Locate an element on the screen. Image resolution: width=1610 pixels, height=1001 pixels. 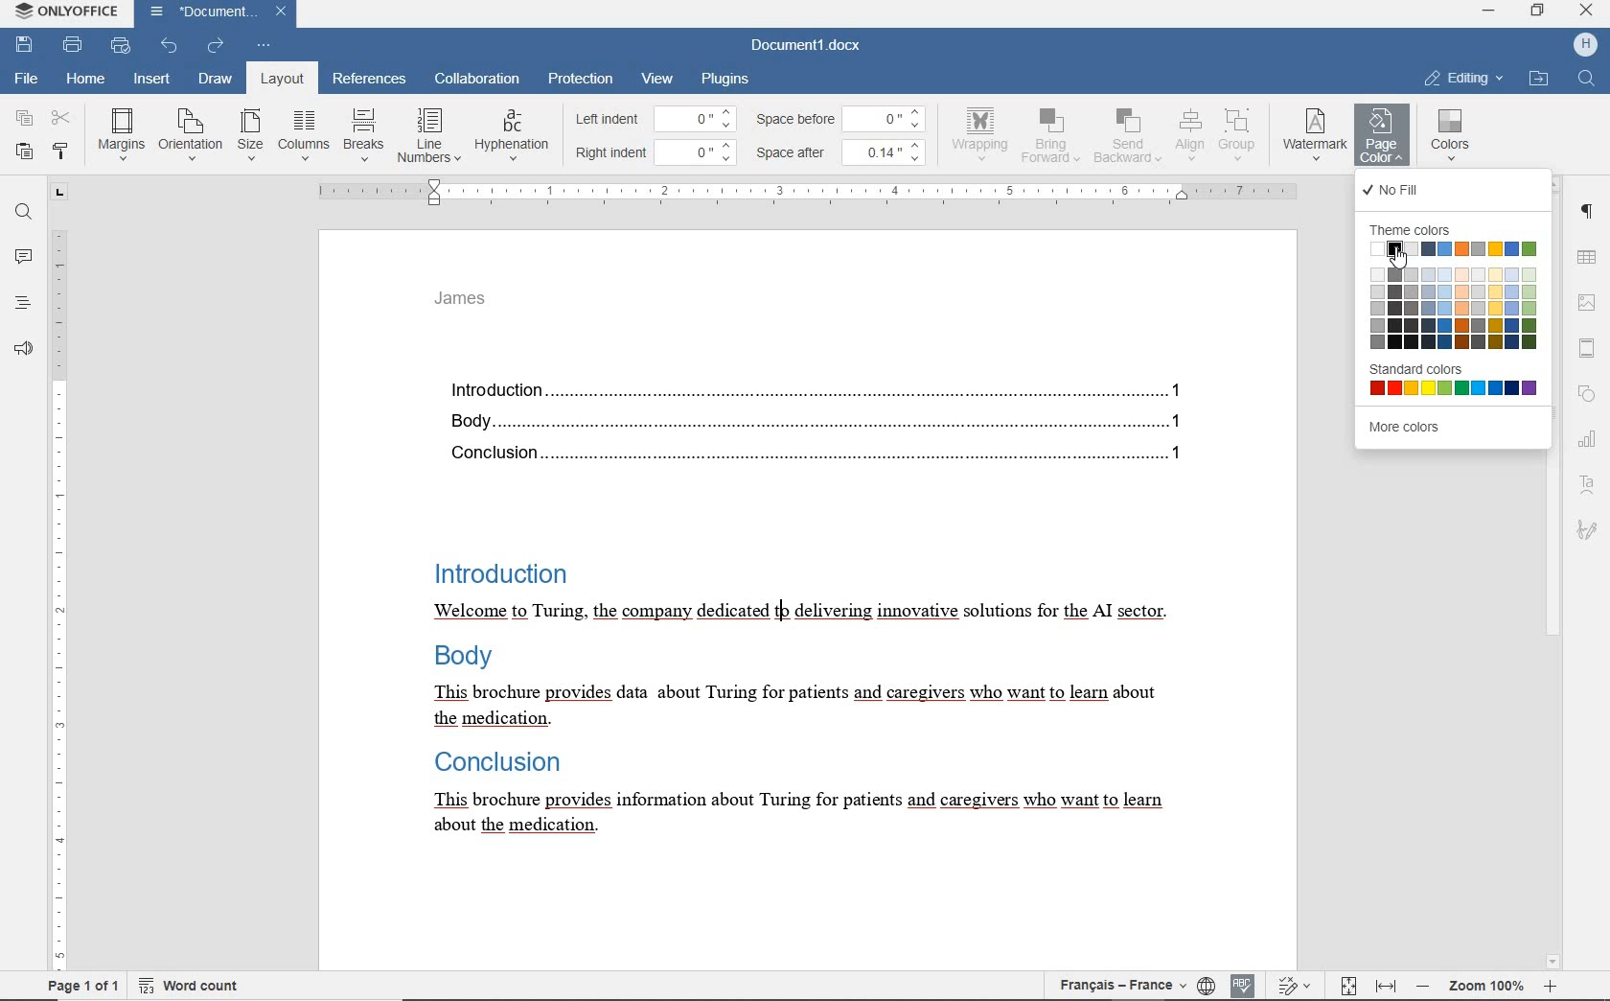
paragraph settings is located at coordinates (1589, 215).